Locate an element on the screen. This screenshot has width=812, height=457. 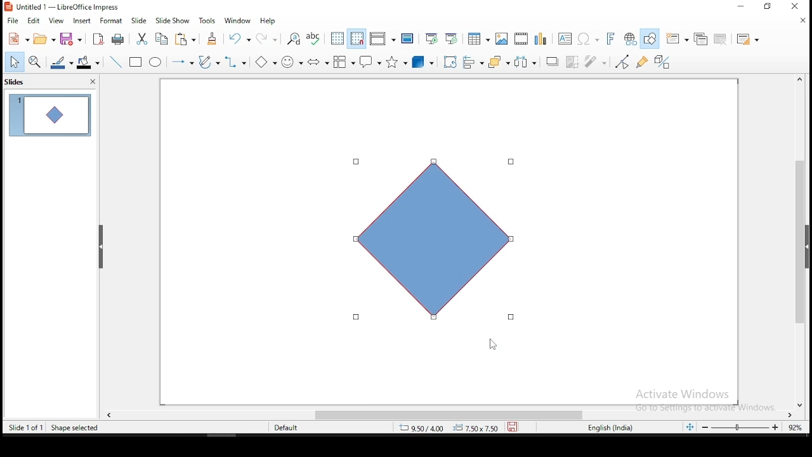
curves and polygons is located at coordinates (209, 62).